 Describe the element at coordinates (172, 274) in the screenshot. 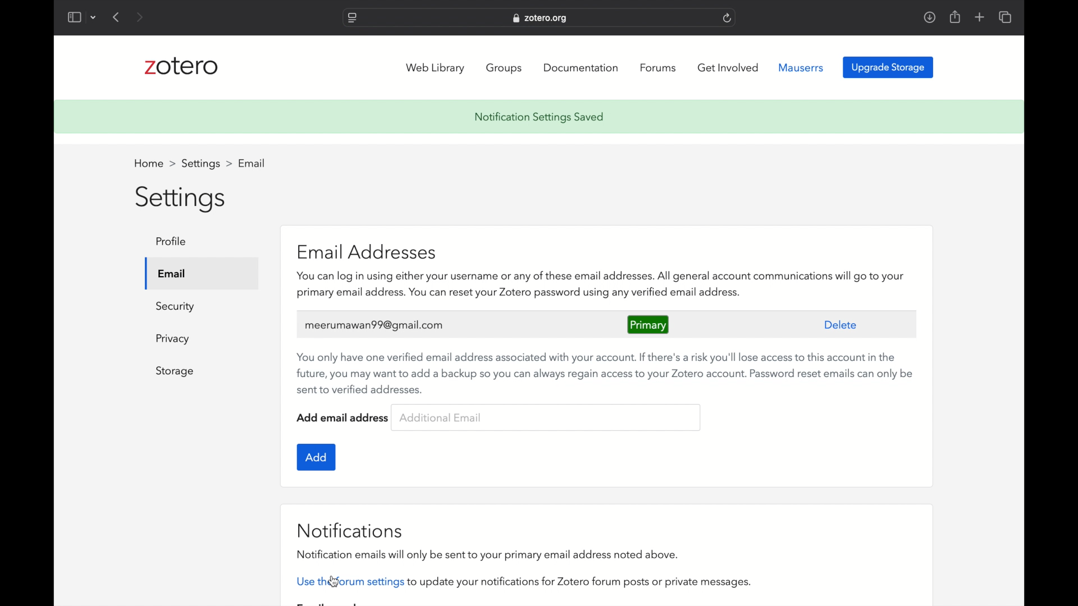

I see `email` at that location.